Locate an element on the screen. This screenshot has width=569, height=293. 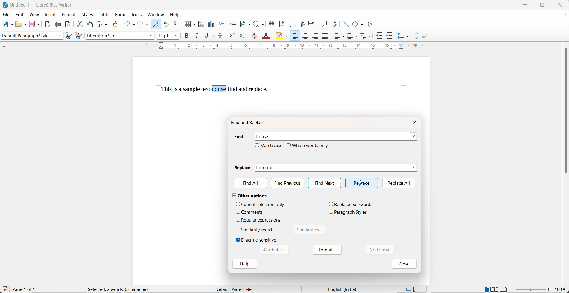
bold is located at coordinates (187, 37).